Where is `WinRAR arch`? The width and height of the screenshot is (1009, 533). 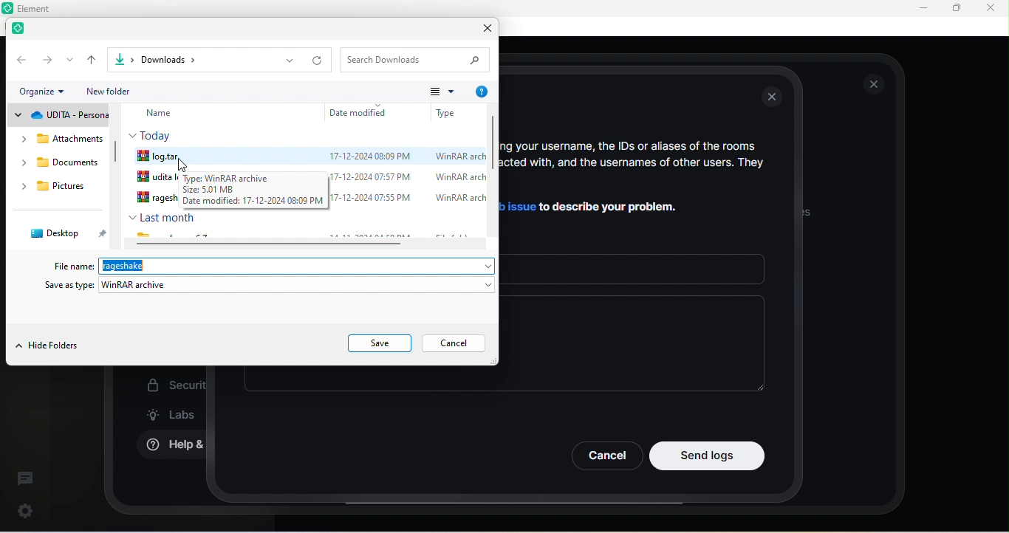 WinRAR arch is located at coordinates (459, 176).